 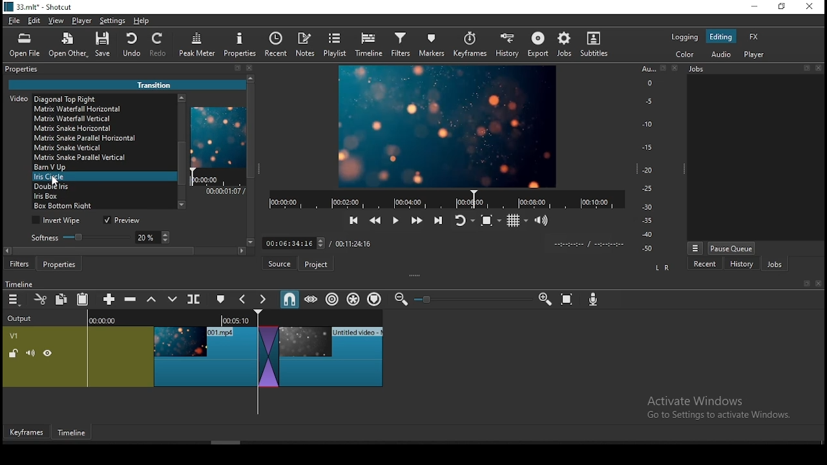 I want to click on timeline, so click(x=21, y=284).